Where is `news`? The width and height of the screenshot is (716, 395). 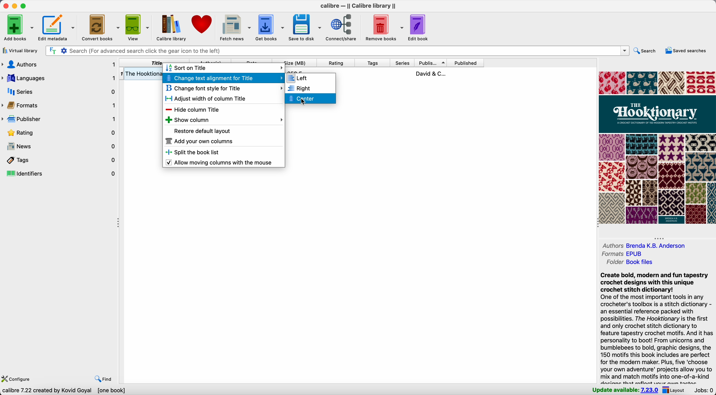 news is located at coordinates (59, 147).